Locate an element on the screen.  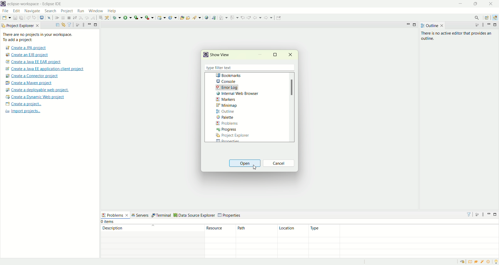
maximize is located at coordinates (96, 24).